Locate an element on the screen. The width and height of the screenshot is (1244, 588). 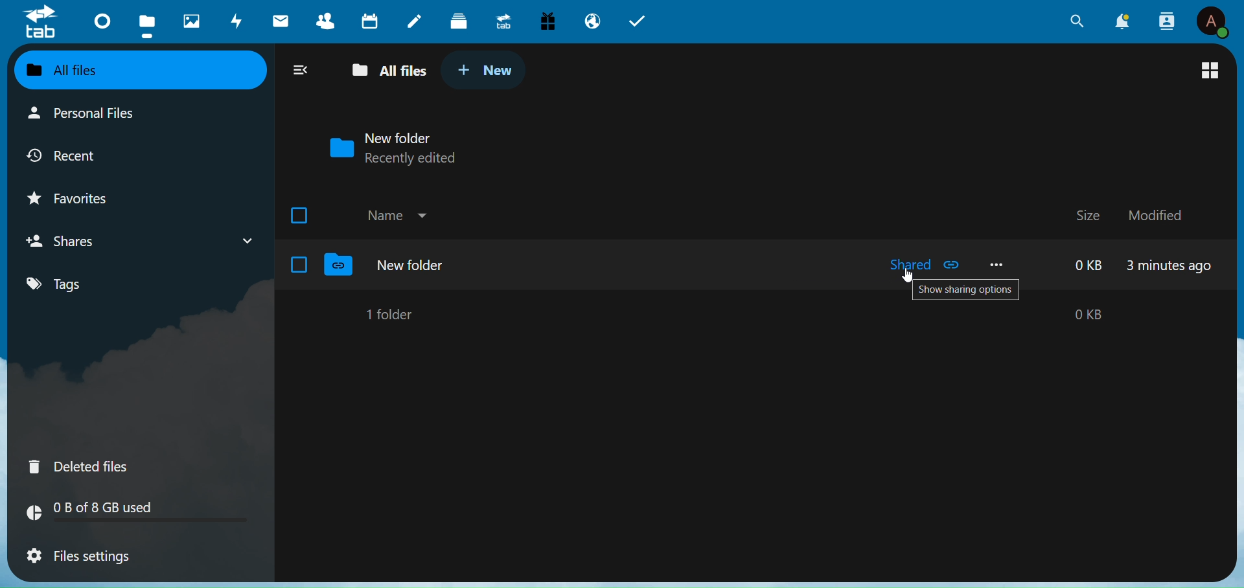
SIze is located at coordinates (1087, 214).